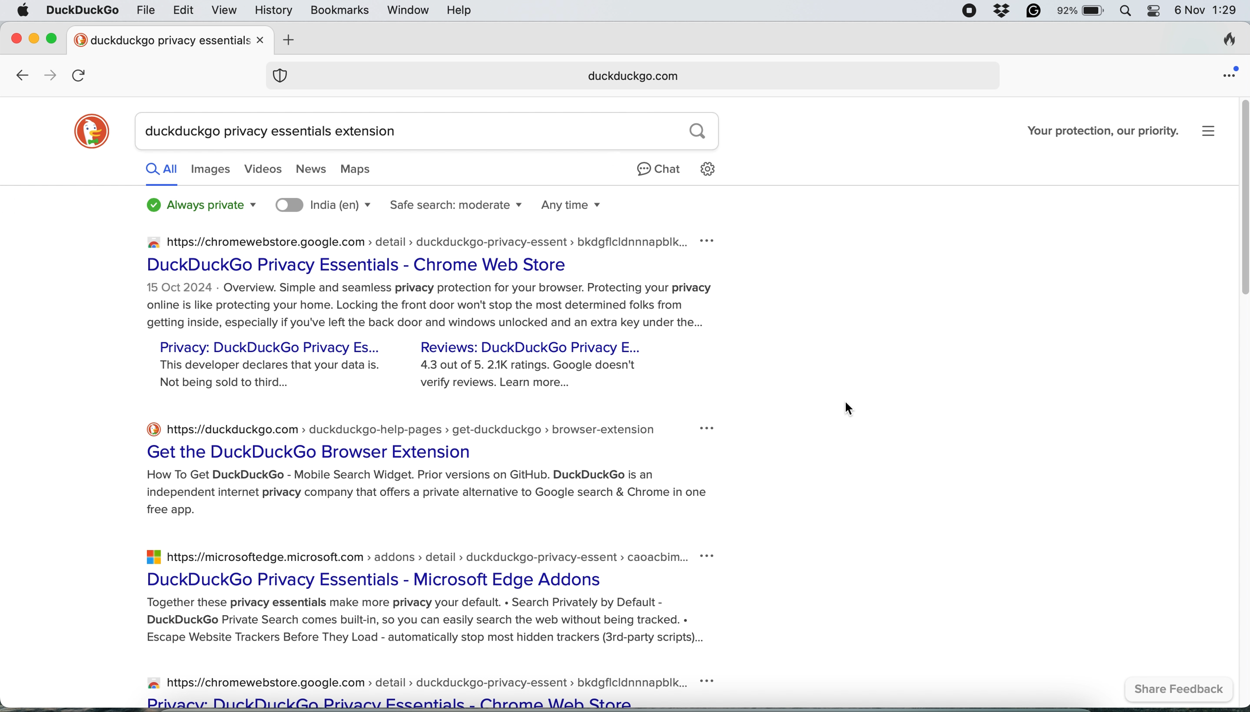 The image size is (1250, 712). I want to click on duckduckgo, so click(82, 11).